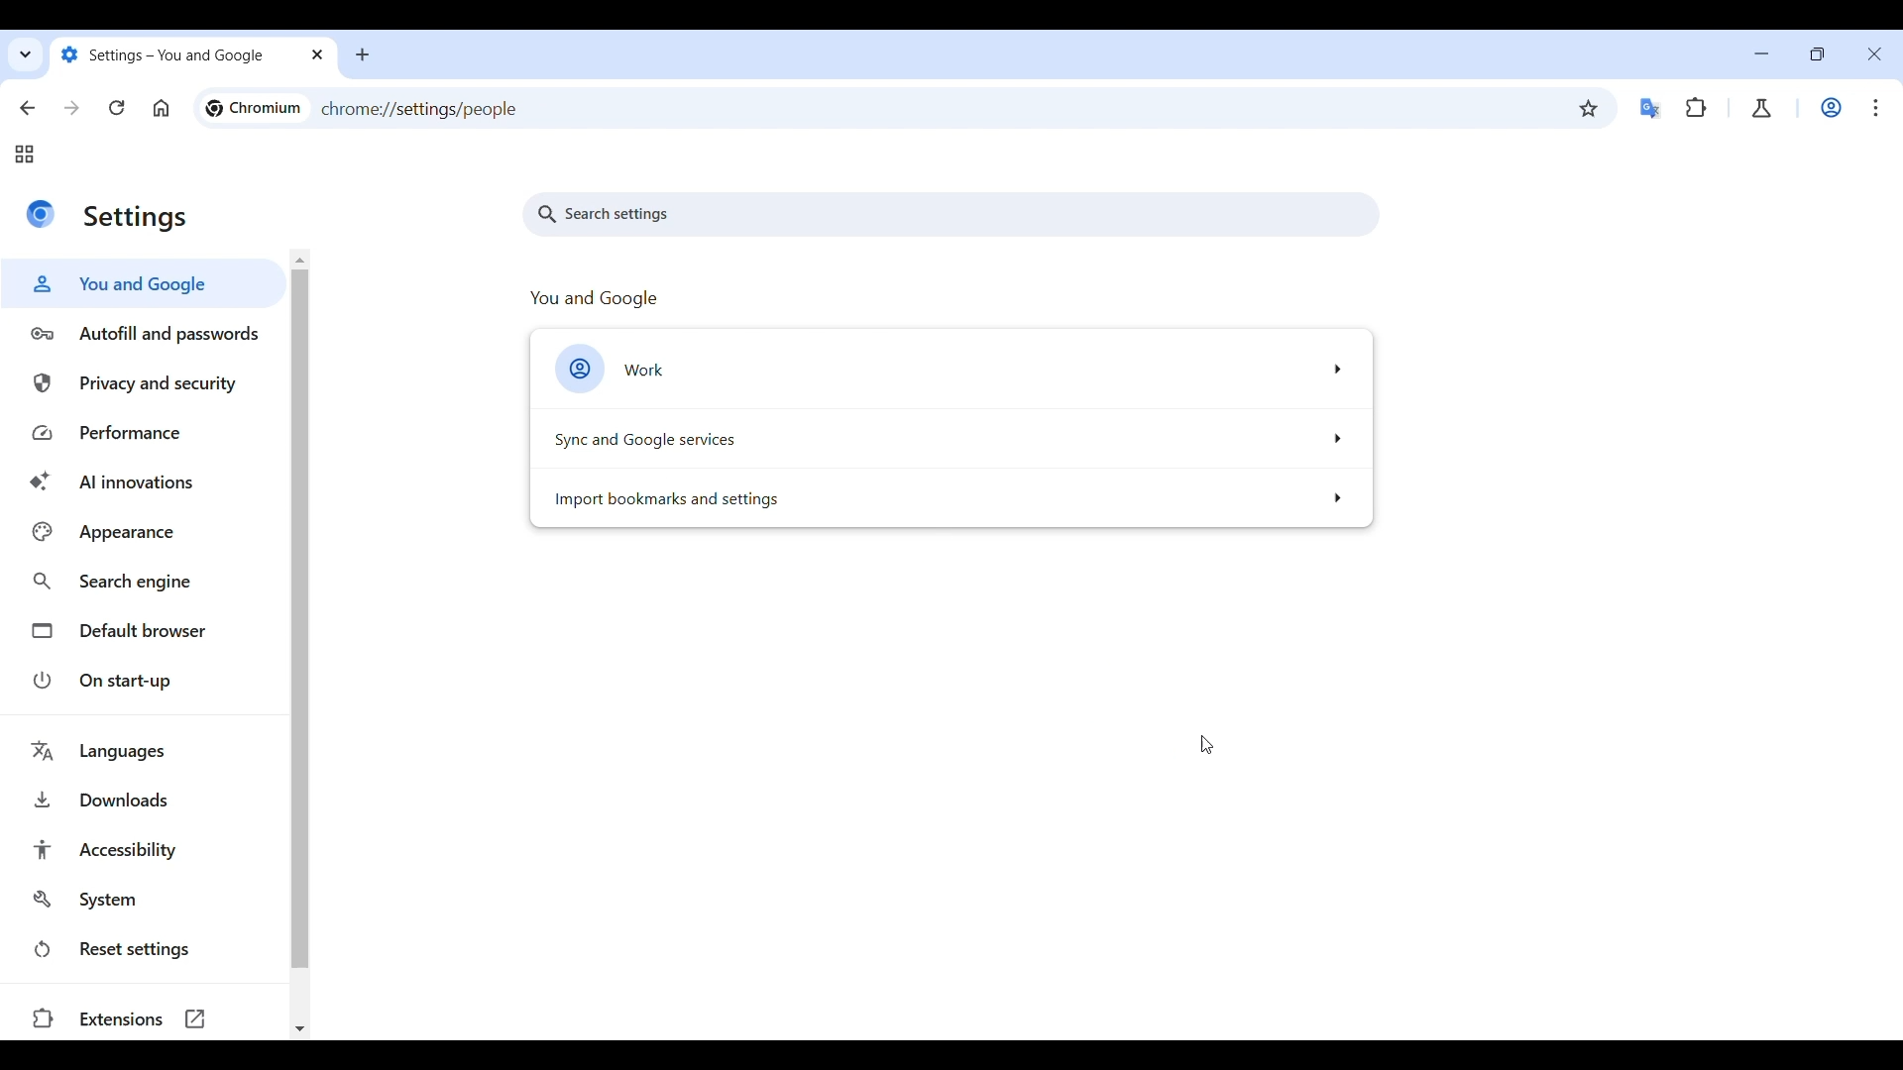 The image size is (1903, 1070). Describe the element at coordinates (136, 218) in the screenshot. I see `settings` at that location.